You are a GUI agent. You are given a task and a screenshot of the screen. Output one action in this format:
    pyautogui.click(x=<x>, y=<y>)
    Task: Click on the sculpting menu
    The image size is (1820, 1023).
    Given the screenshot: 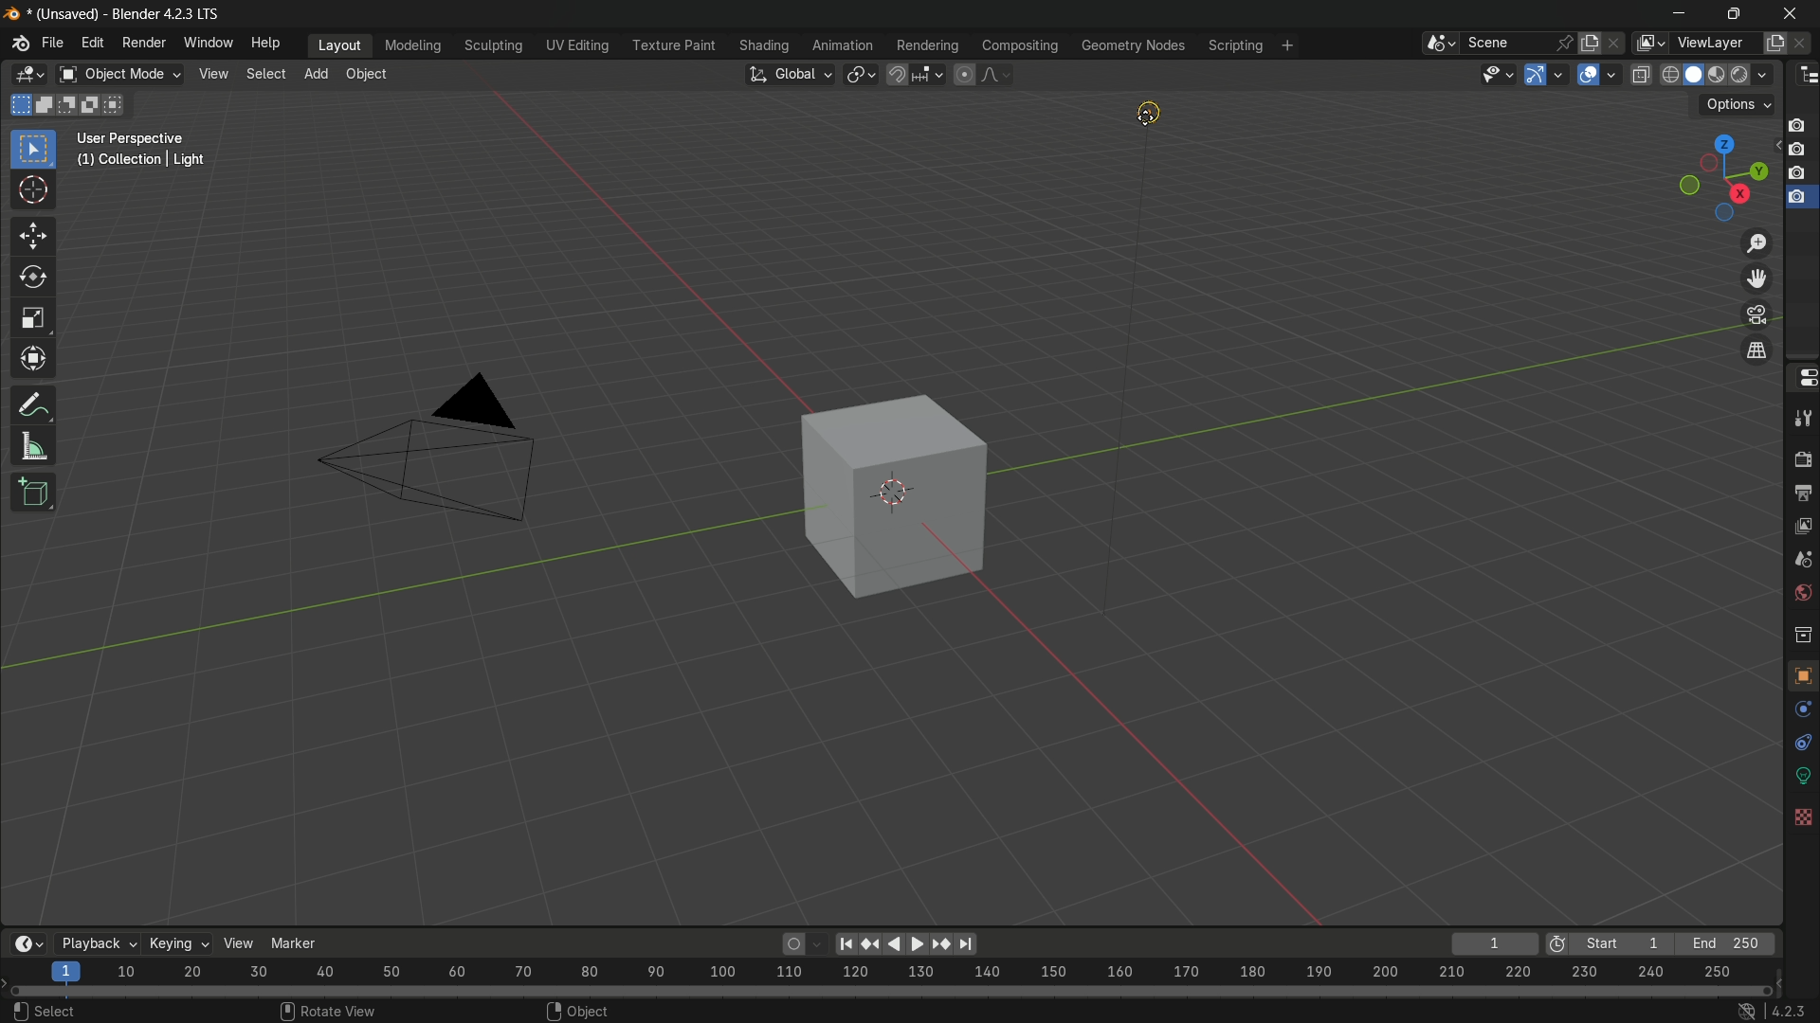 What is the action you would take?
    pyautogui.click(x=494, y=46)
    